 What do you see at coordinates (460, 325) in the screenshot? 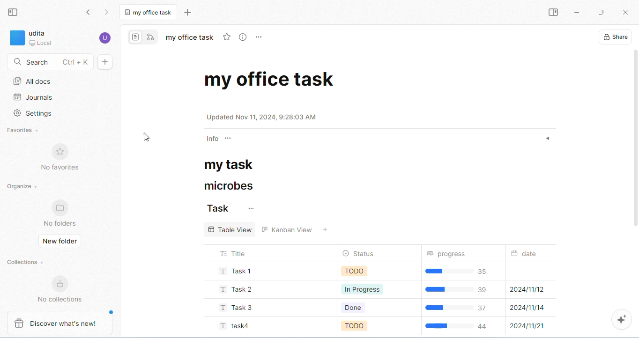
I see `progress 44` at bounding box center [460, 325].